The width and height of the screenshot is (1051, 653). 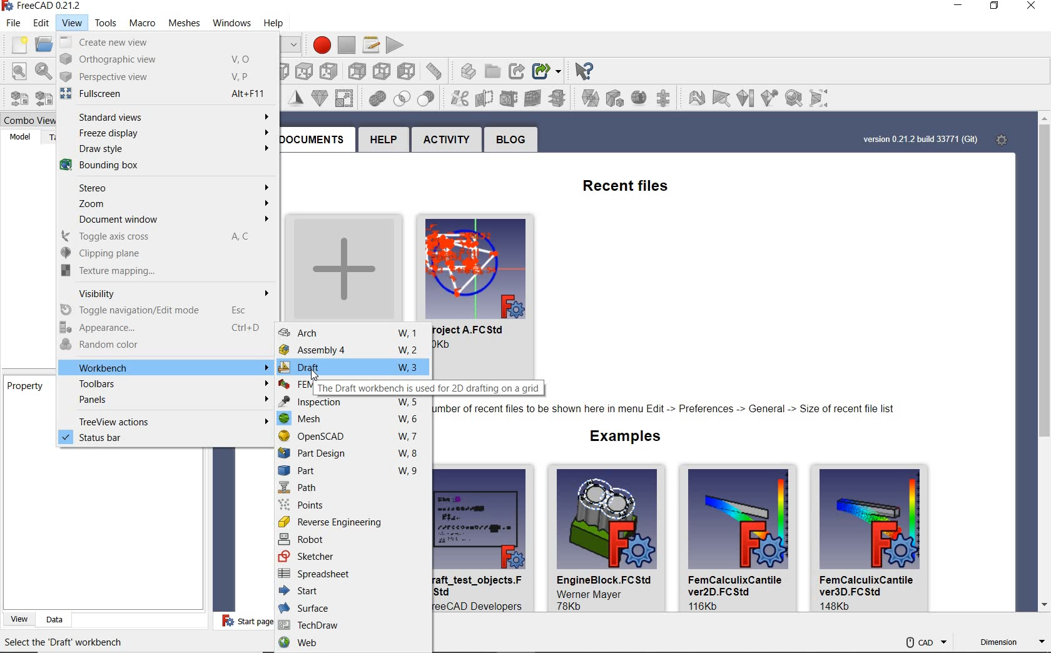 What do you see at coordinates (1003, 139) in the screenshot?
I see `settings` at bounding box center [1003, 139].